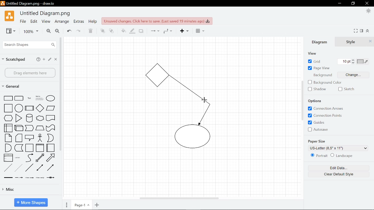  Describe the element at coordinates (112, 31) in the screenshot. I see `To back` at that location.